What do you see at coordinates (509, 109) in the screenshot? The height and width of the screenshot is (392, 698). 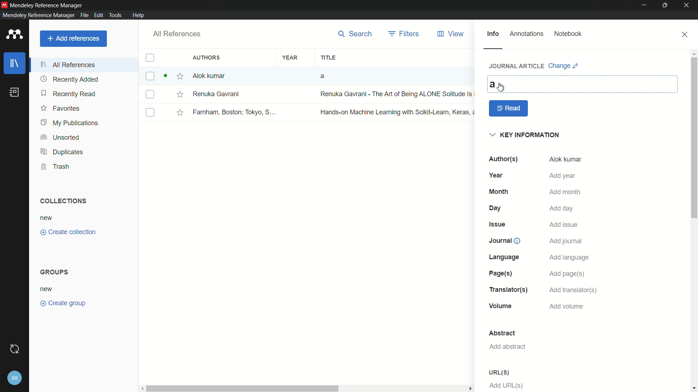 I see `read` at bounding box center [509, 109].